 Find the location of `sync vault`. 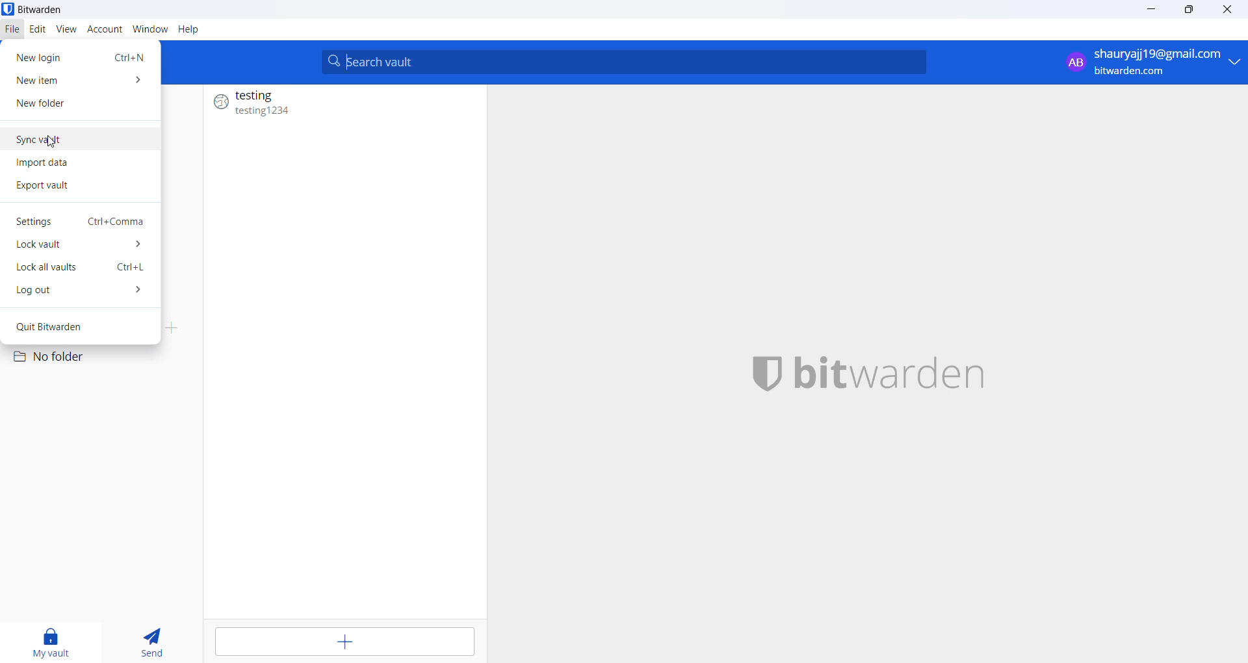

sync vault is located at coordinates (83, 142).